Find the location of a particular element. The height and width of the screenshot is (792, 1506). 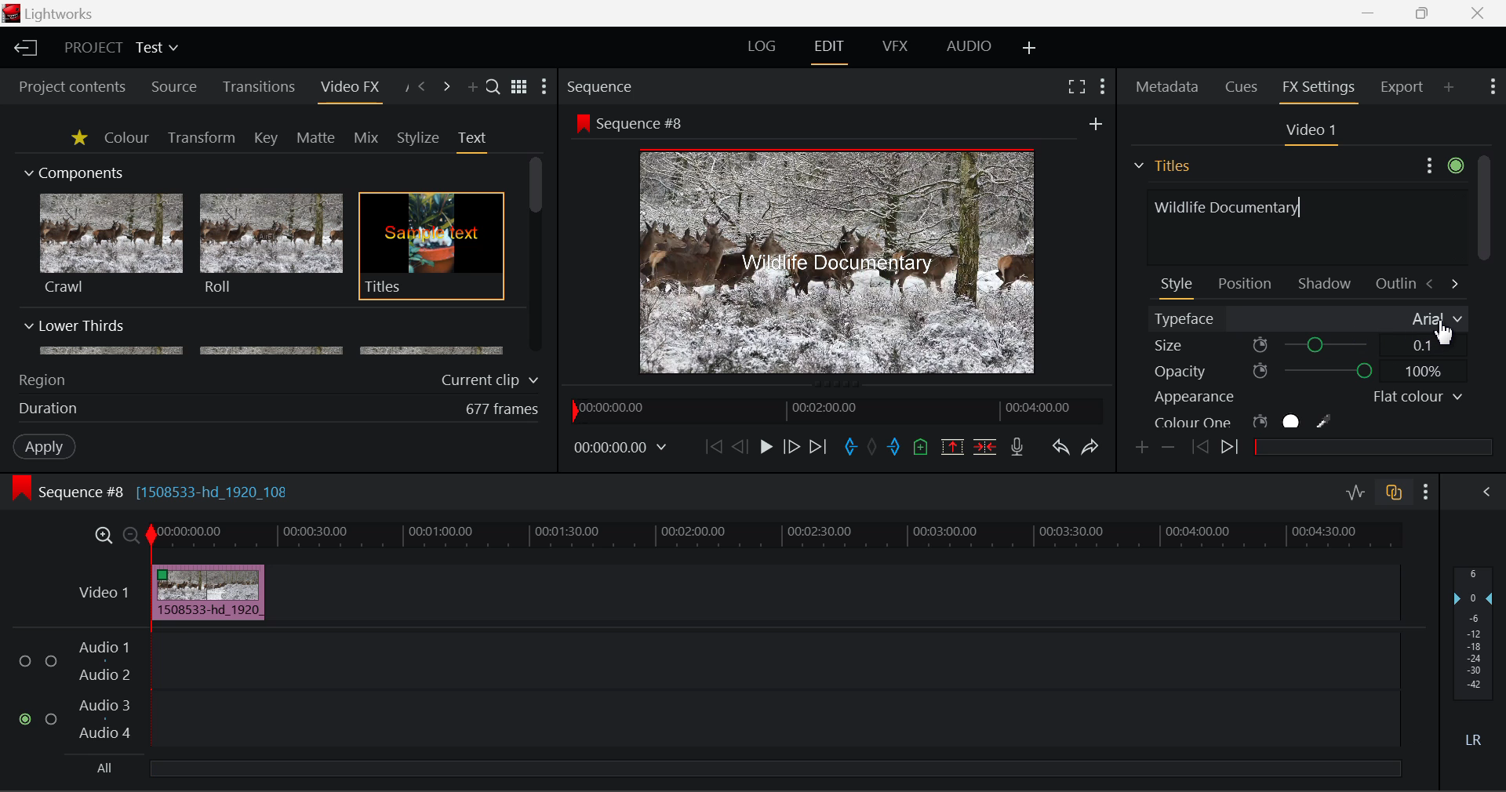

Add Panel is located at coordinates (471, 88).